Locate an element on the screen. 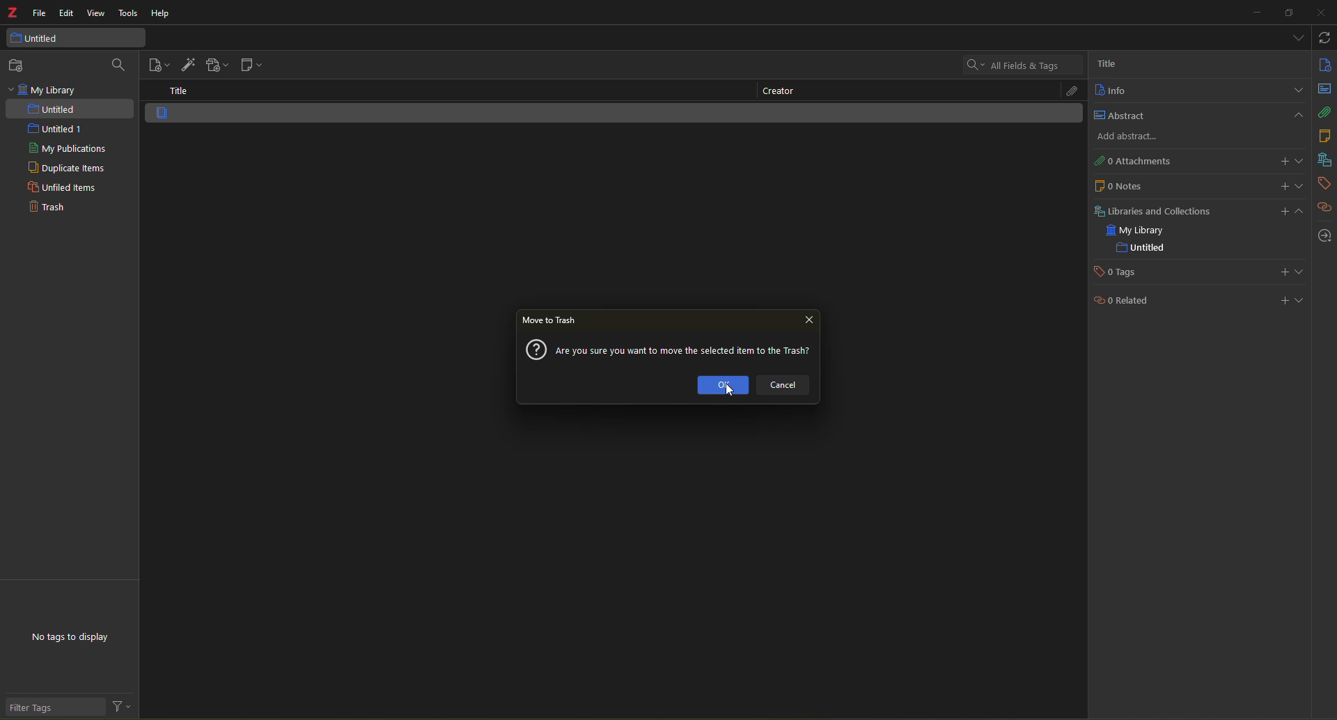  add is located at coordinates (1283, 162).